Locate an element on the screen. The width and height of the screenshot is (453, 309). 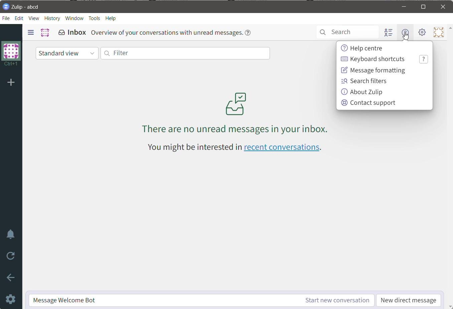
Help is located at coordinates (111, 19).